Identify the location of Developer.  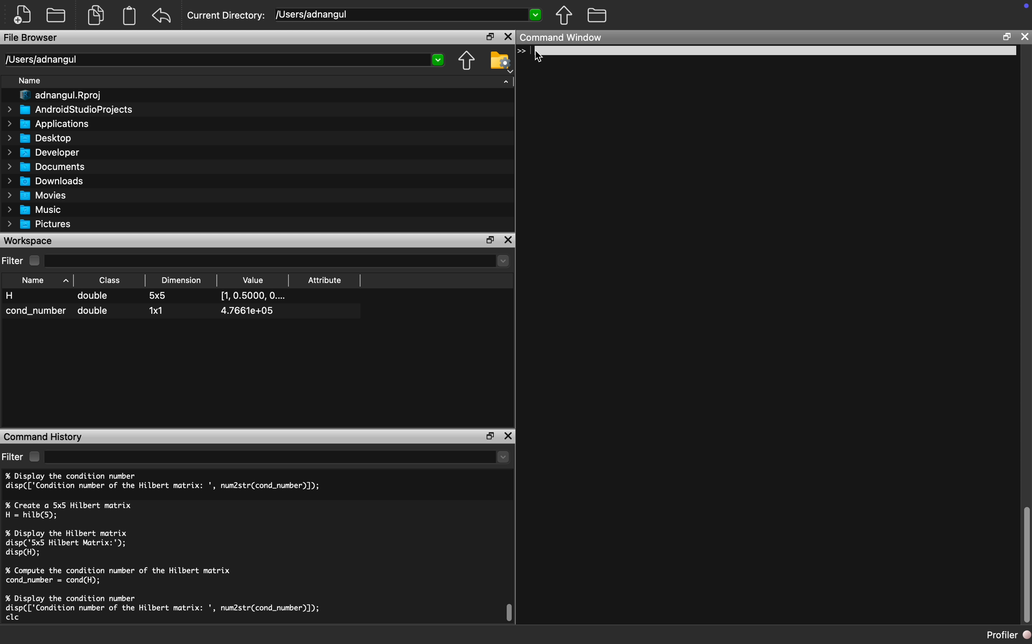
(42, 152).